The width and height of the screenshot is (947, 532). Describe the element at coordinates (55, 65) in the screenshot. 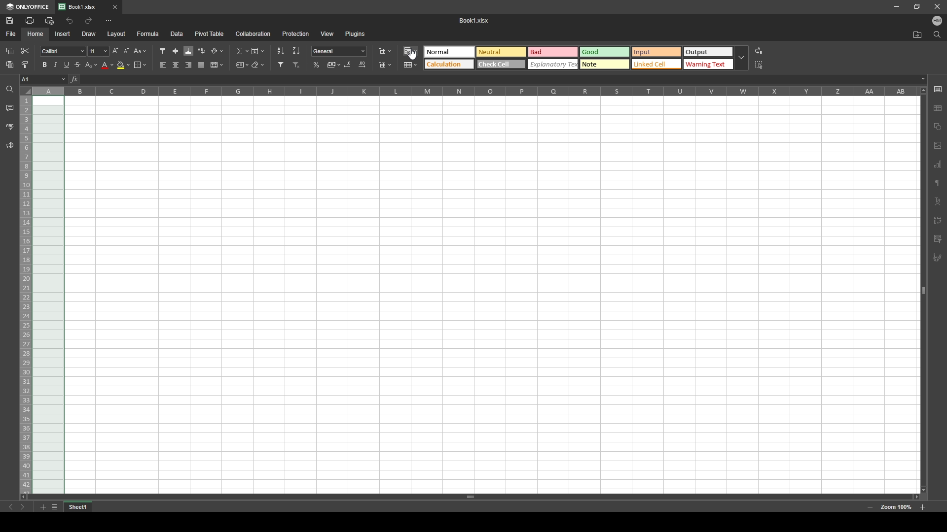

I see `italic` at that location.